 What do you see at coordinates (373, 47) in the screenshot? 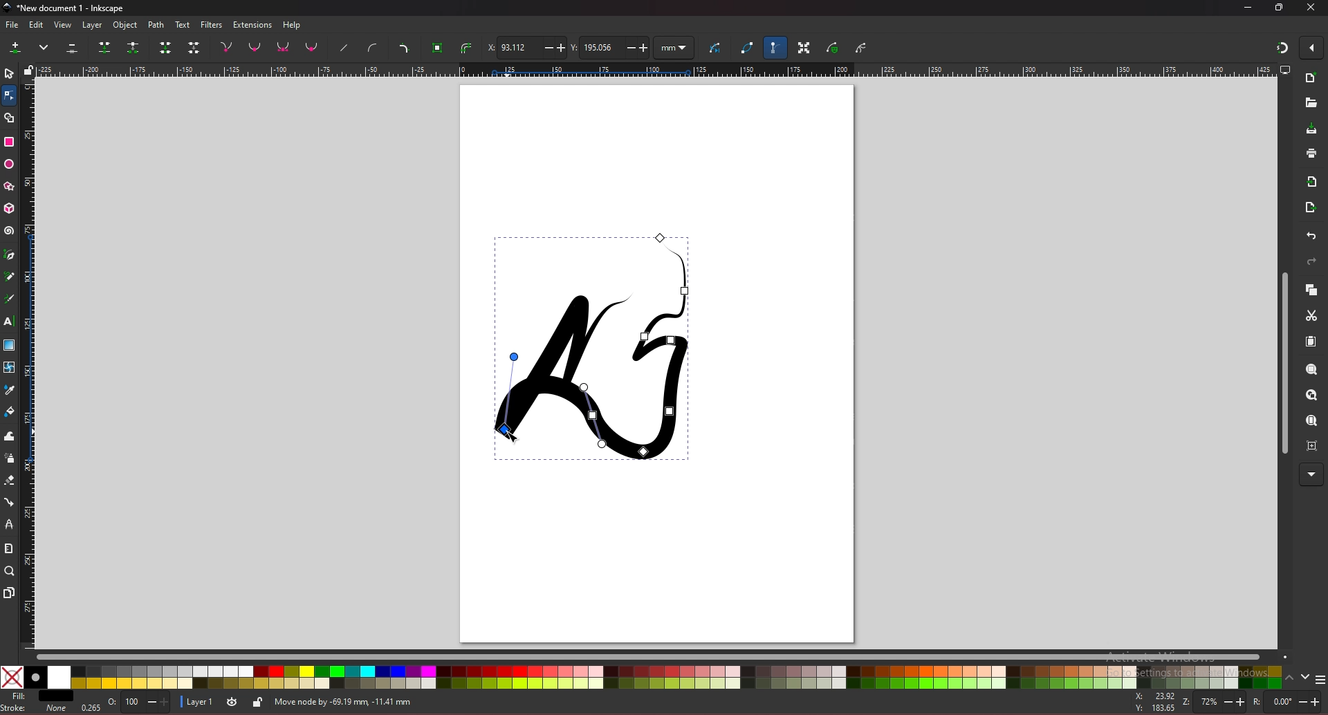
I see `curve handle` at bounding box center [373, 47].